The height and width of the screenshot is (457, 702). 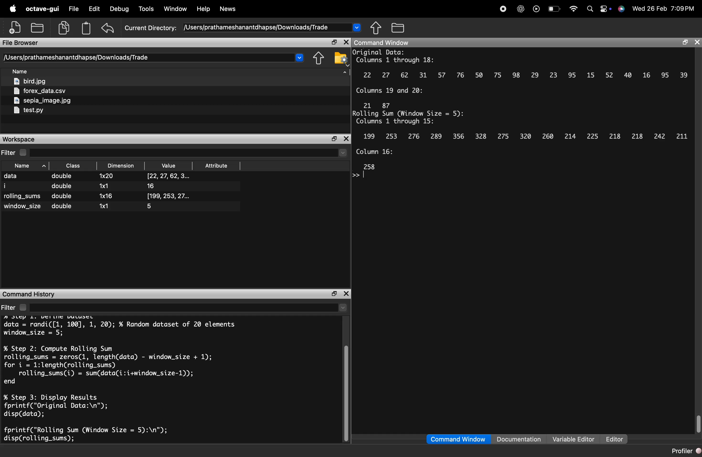 I want to click on value, so click(x=169, y=192).